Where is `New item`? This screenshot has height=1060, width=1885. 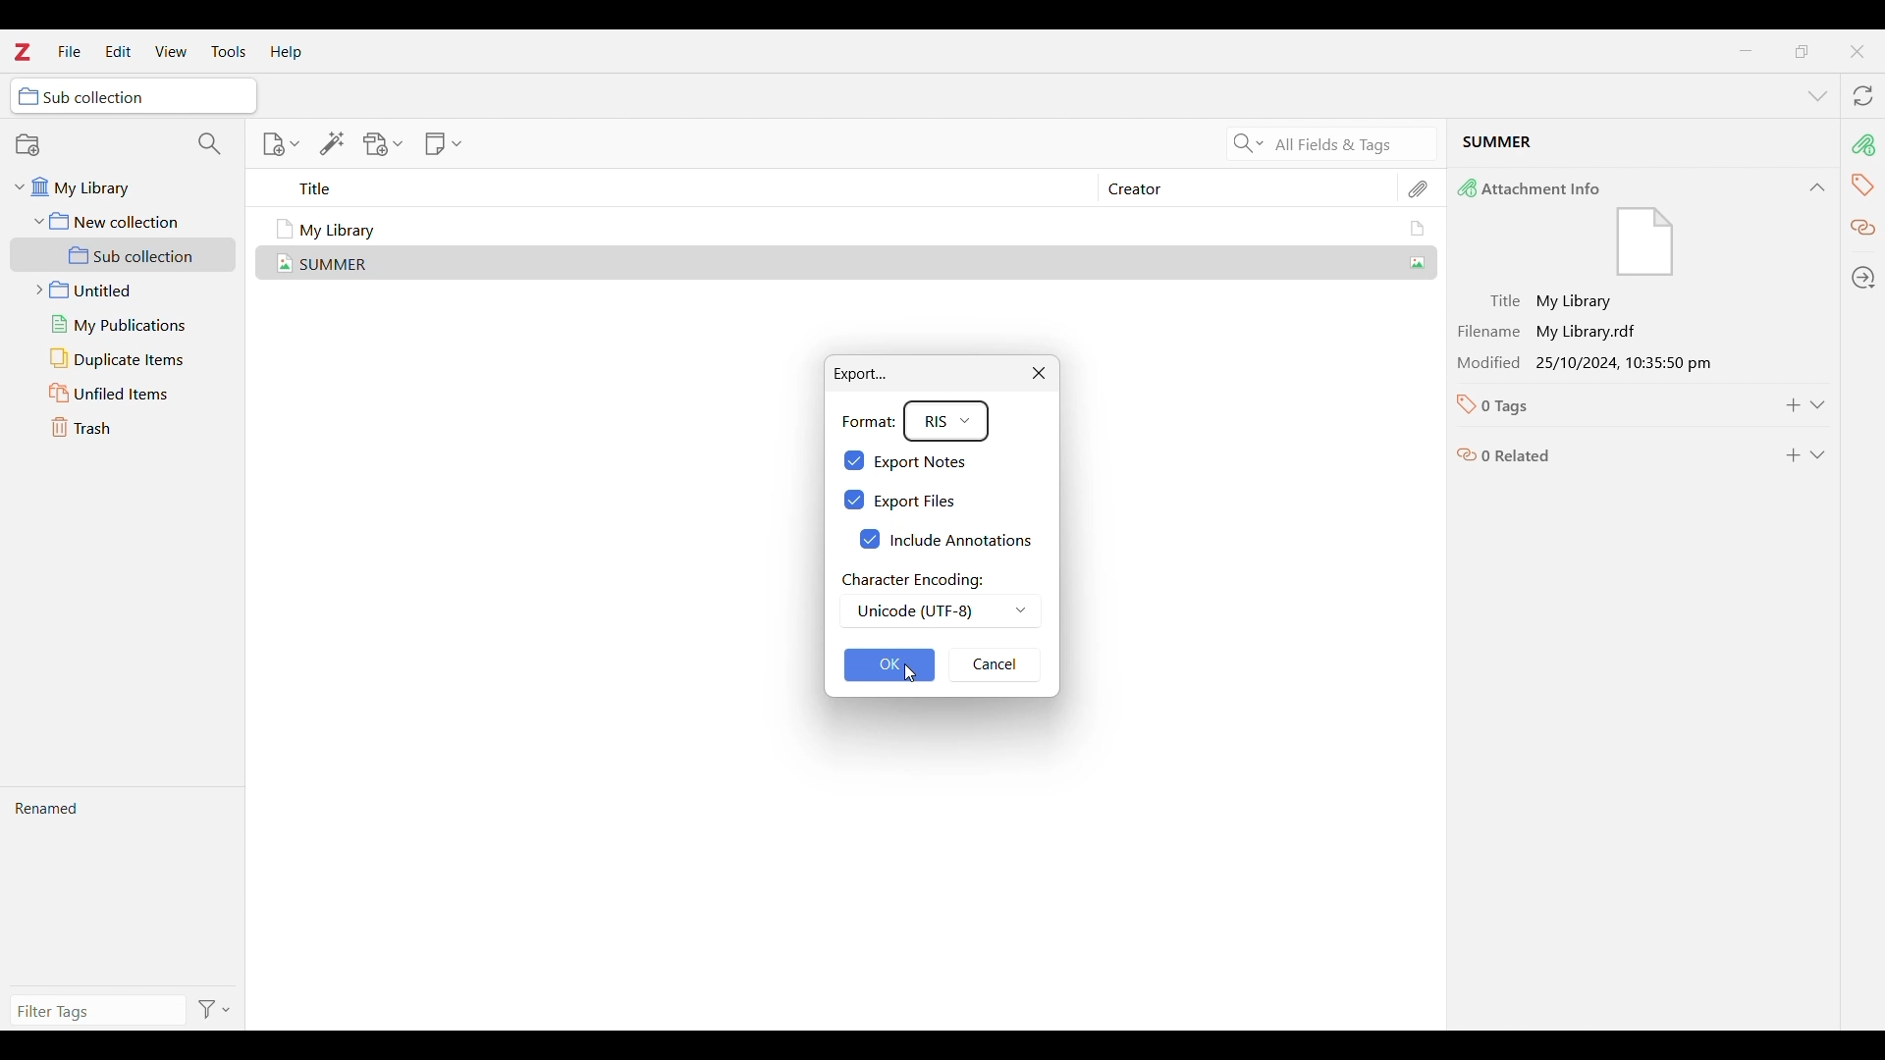 New item is located at coordinates (281, 144).